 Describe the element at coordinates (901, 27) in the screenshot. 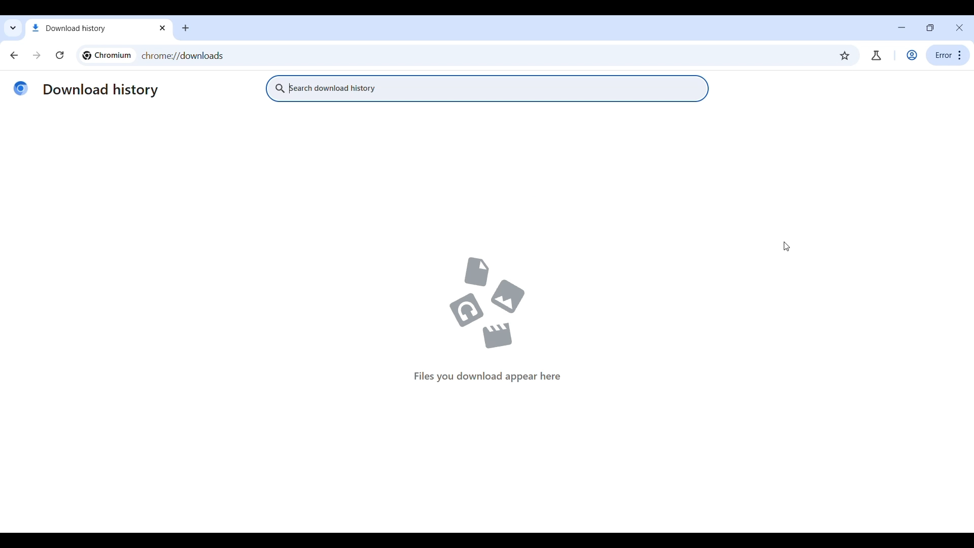

I see `Minimize` at that location.